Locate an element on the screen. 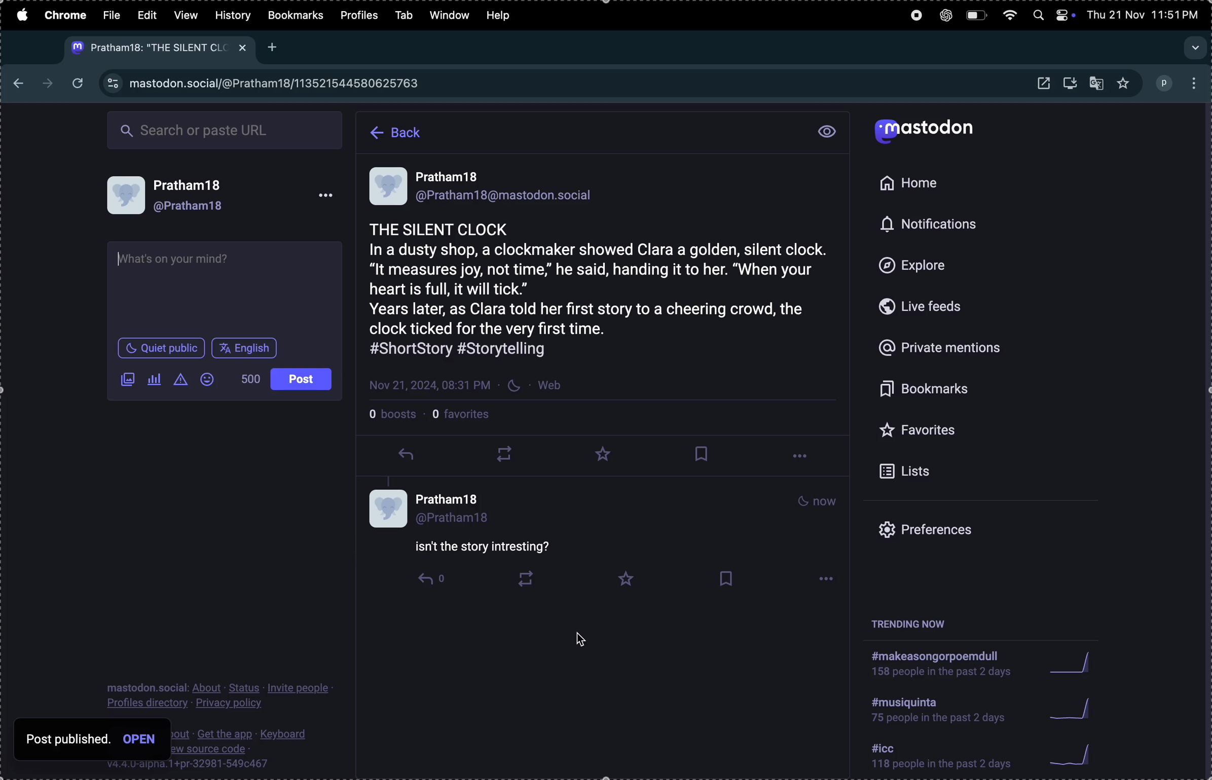 The width and height of the screenshot is (1212, 780). open is located at coordinates (141, 740).